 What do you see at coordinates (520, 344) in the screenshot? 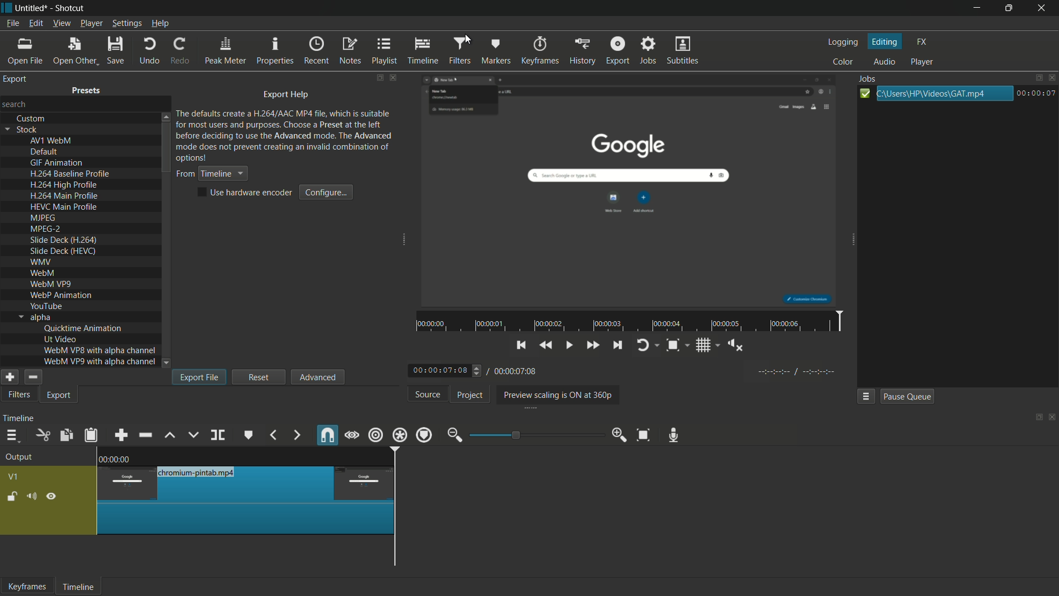
I see `skip to the previous point` at bounding box center [520, 344].